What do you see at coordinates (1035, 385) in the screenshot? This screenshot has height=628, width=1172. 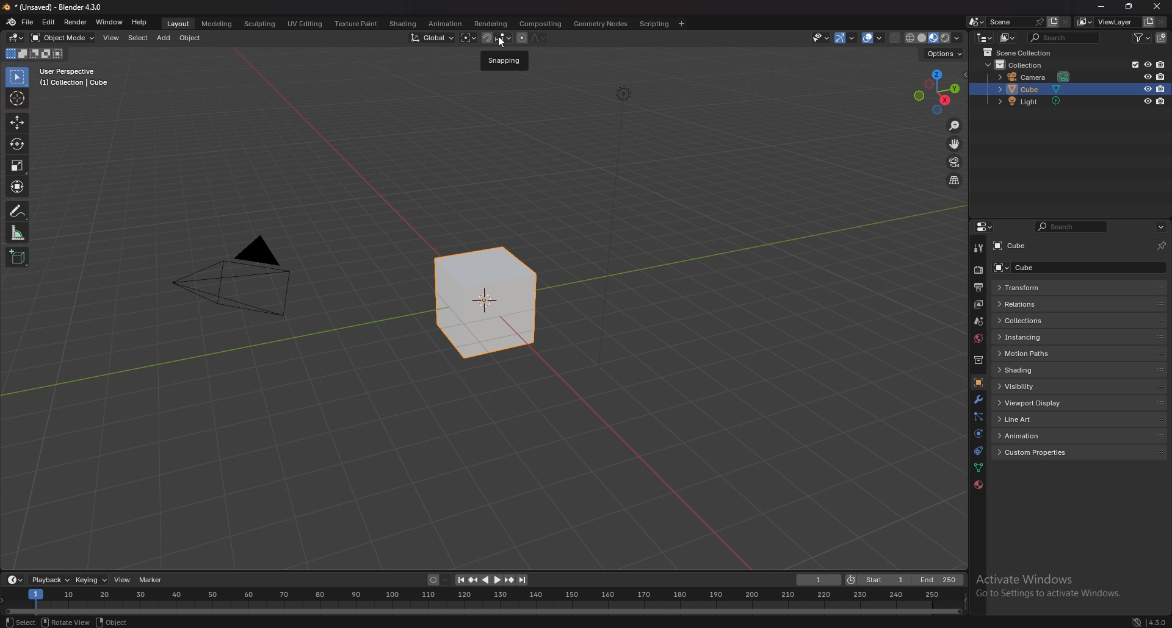 I see `visibility` at bounding box center [1035, 385].